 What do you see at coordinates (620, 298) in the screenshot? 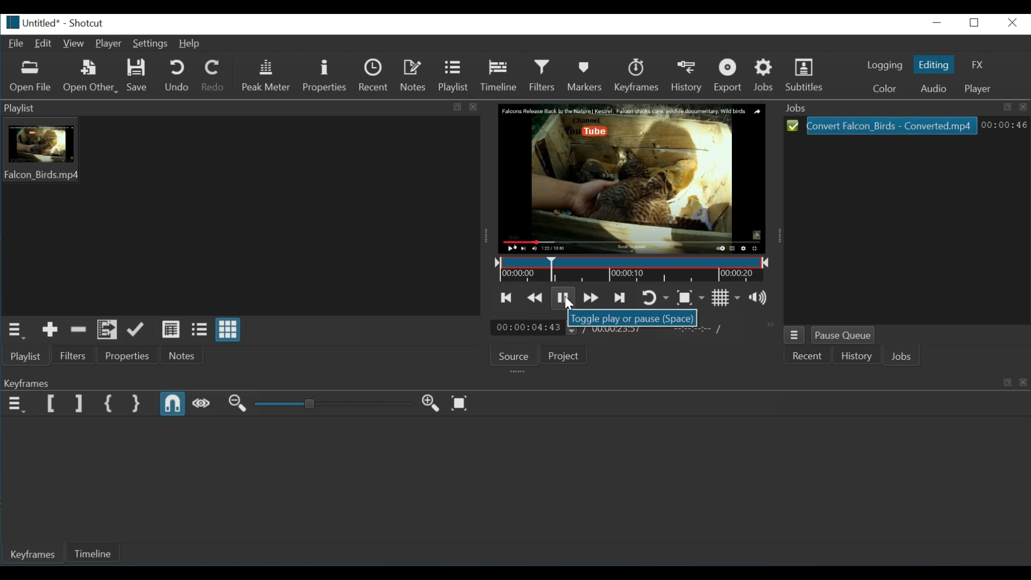
I see `Skip to the next point` at bounding box center [620, 298].